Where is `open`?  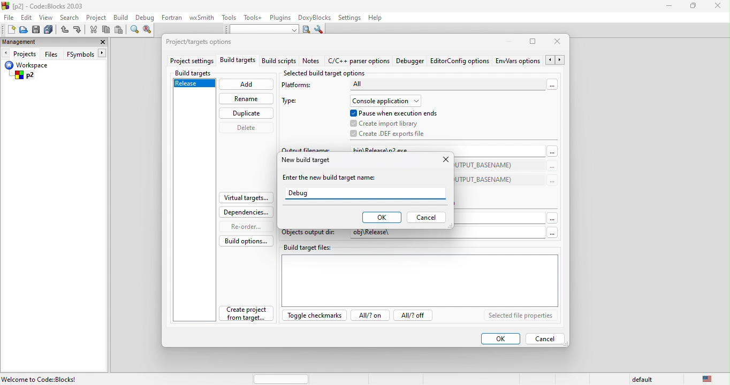 open is located at coordinates (24, 30).